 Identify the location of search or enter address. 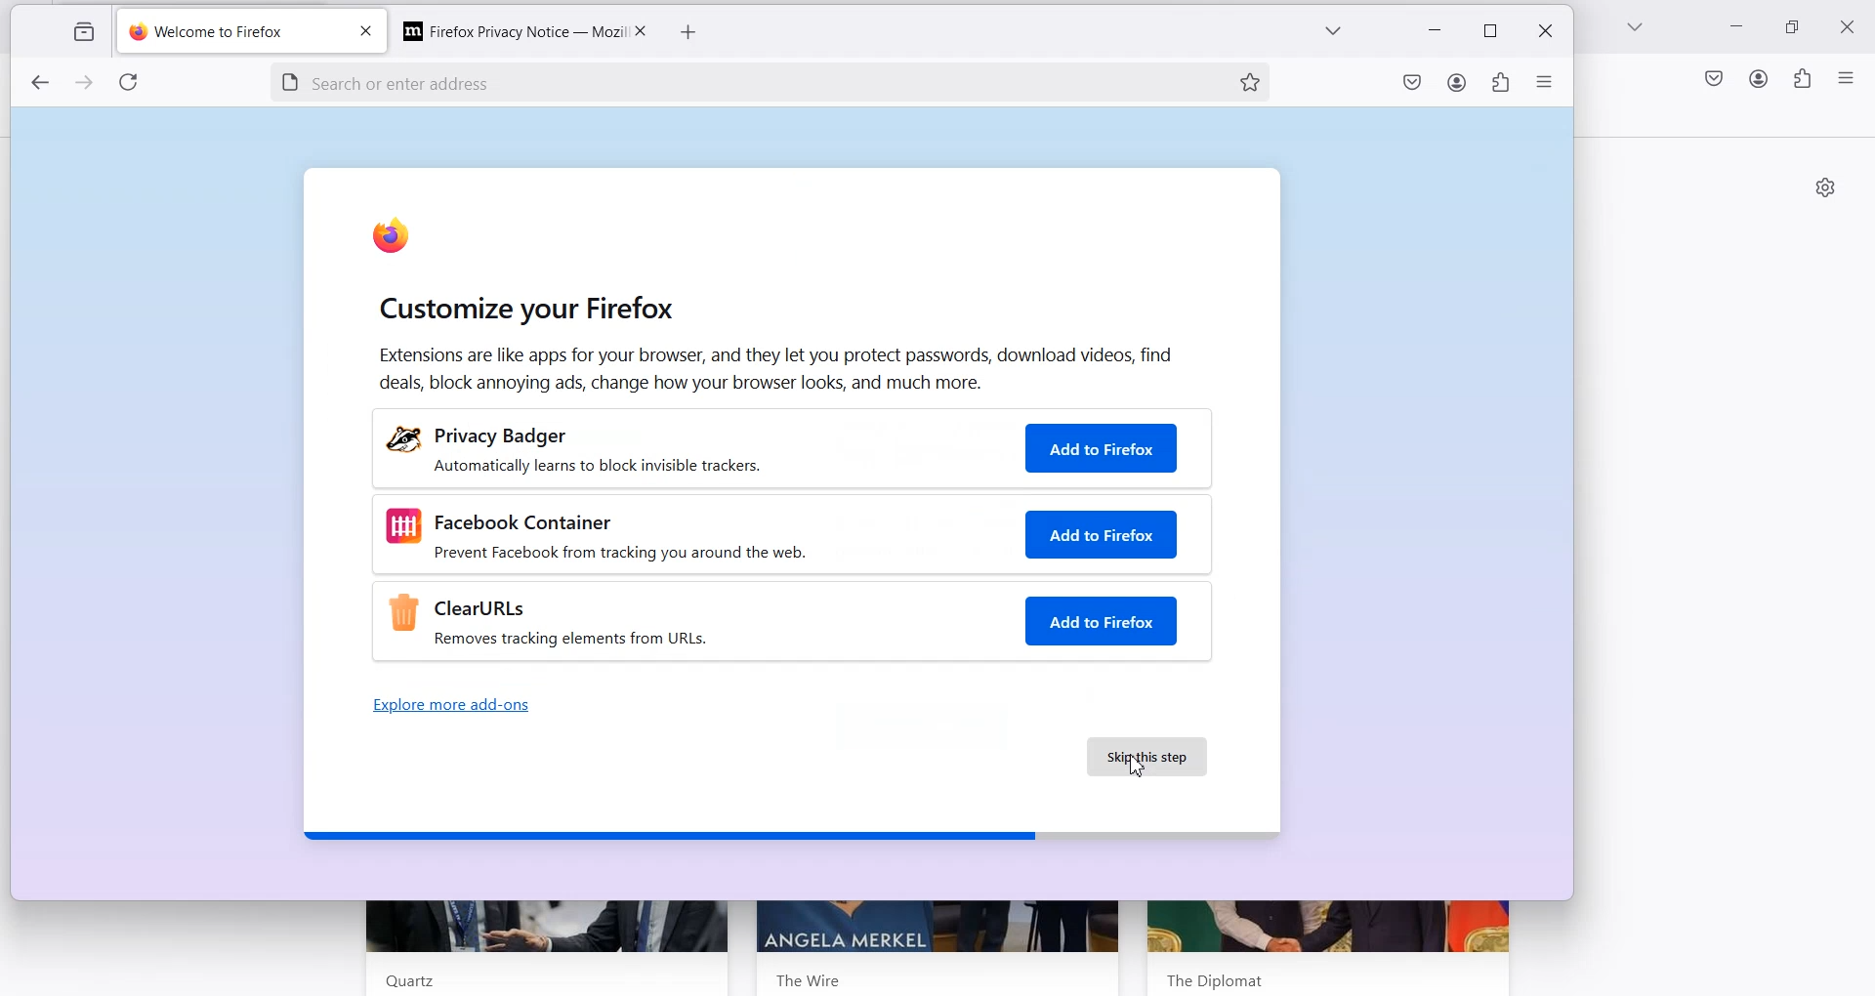
(720, 80).